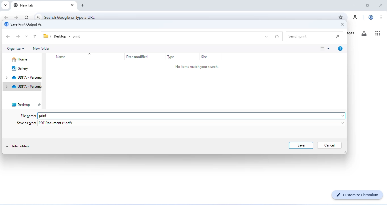 The image size is (387, 205). Describe the element at coordinates (24, 105) in the screenshot. I see `desktop` at that location.